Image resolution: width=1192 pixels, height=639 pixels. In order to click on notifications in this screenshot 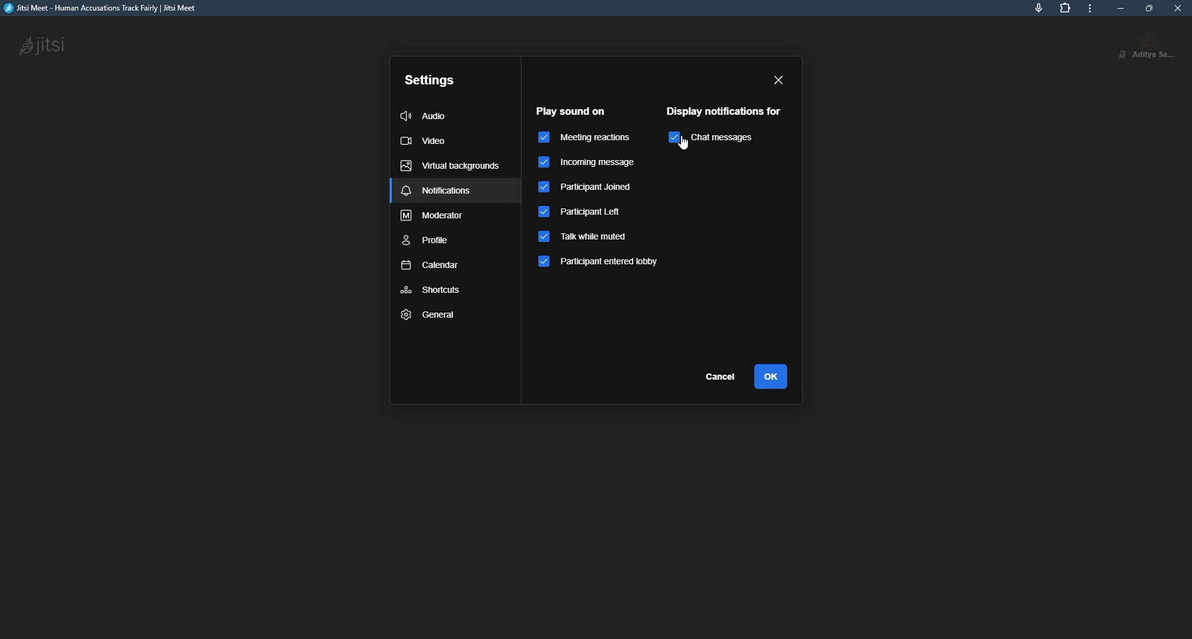, I will do `click(438, 190)`.